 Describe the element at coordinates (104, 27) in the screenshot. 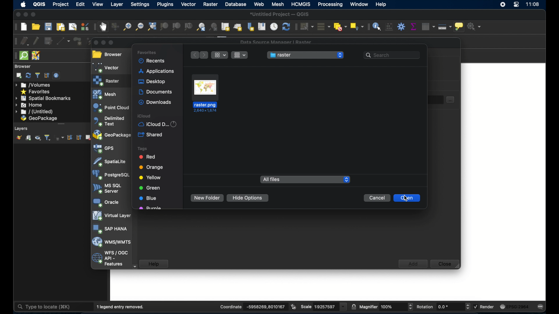

I see `pan map` at that location.